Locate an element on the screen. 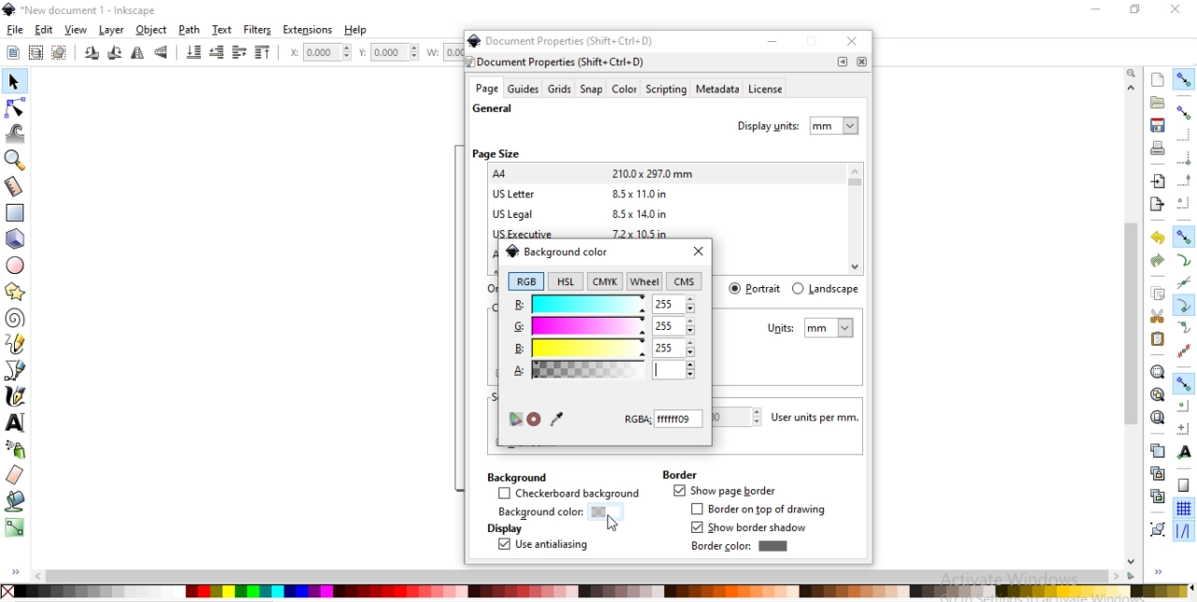 The image size is (1197, 602). minimize is located at coordinates (1093, 7).